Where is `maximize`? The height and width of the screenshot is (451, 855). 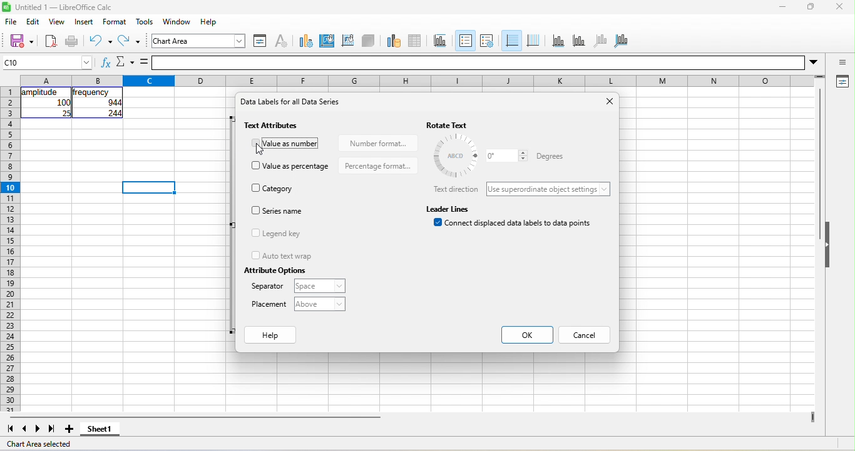 maximize is located at coordinates (809, 8).